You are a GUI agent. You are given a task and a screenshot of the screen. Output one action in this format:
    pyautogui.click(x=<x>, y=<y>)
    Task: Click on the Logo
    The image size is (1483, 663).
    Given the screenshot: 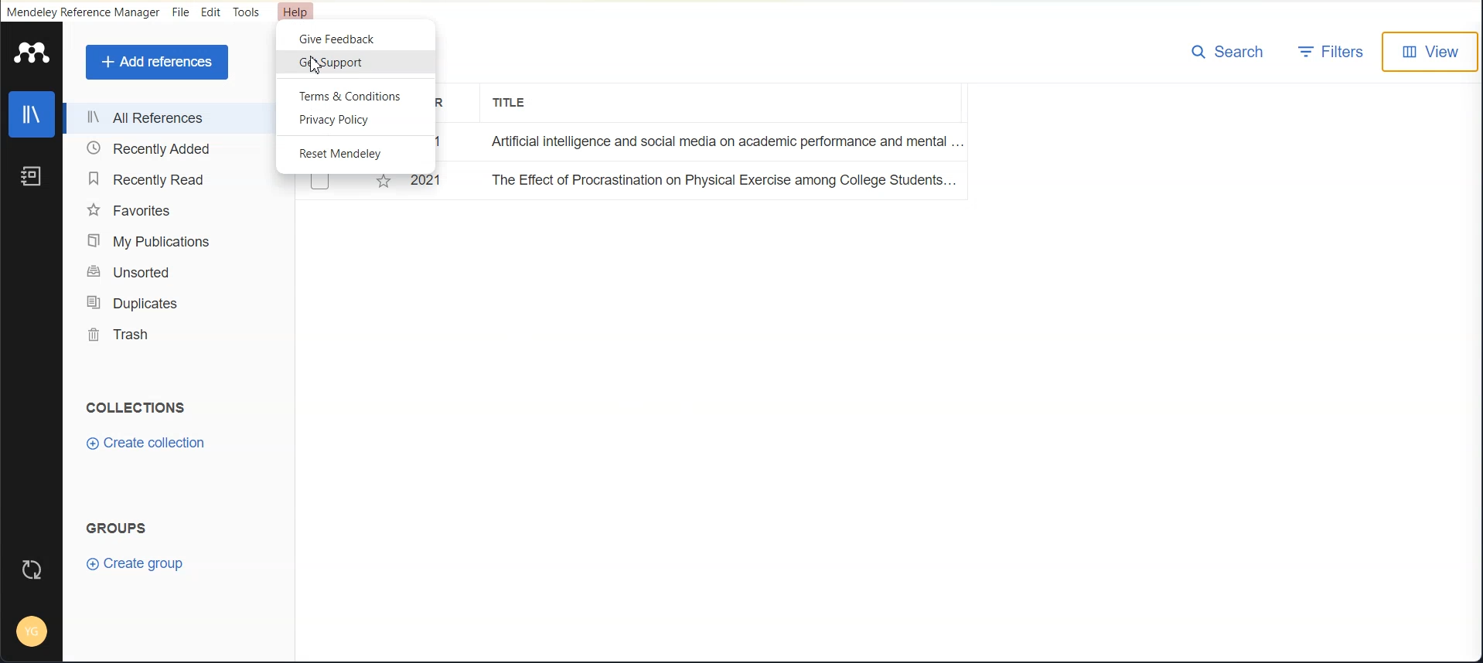 What is the action you would take?
    pyautogui.click(x=32, y=52)
    